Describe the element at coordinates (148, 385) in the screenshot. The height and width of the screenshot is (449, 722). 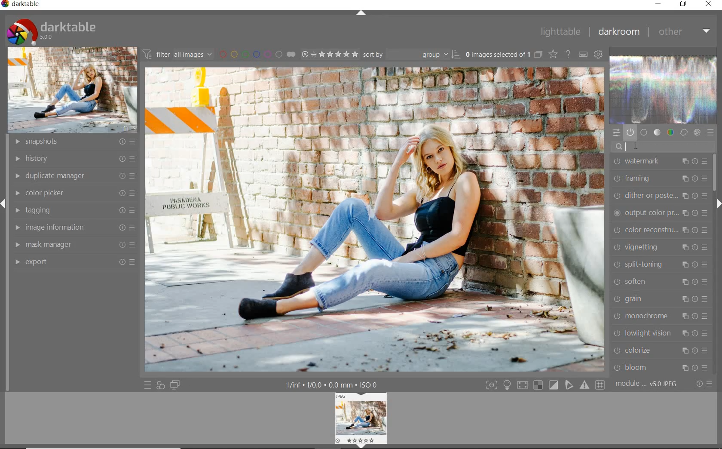
I see `quick access to presets` at that location.